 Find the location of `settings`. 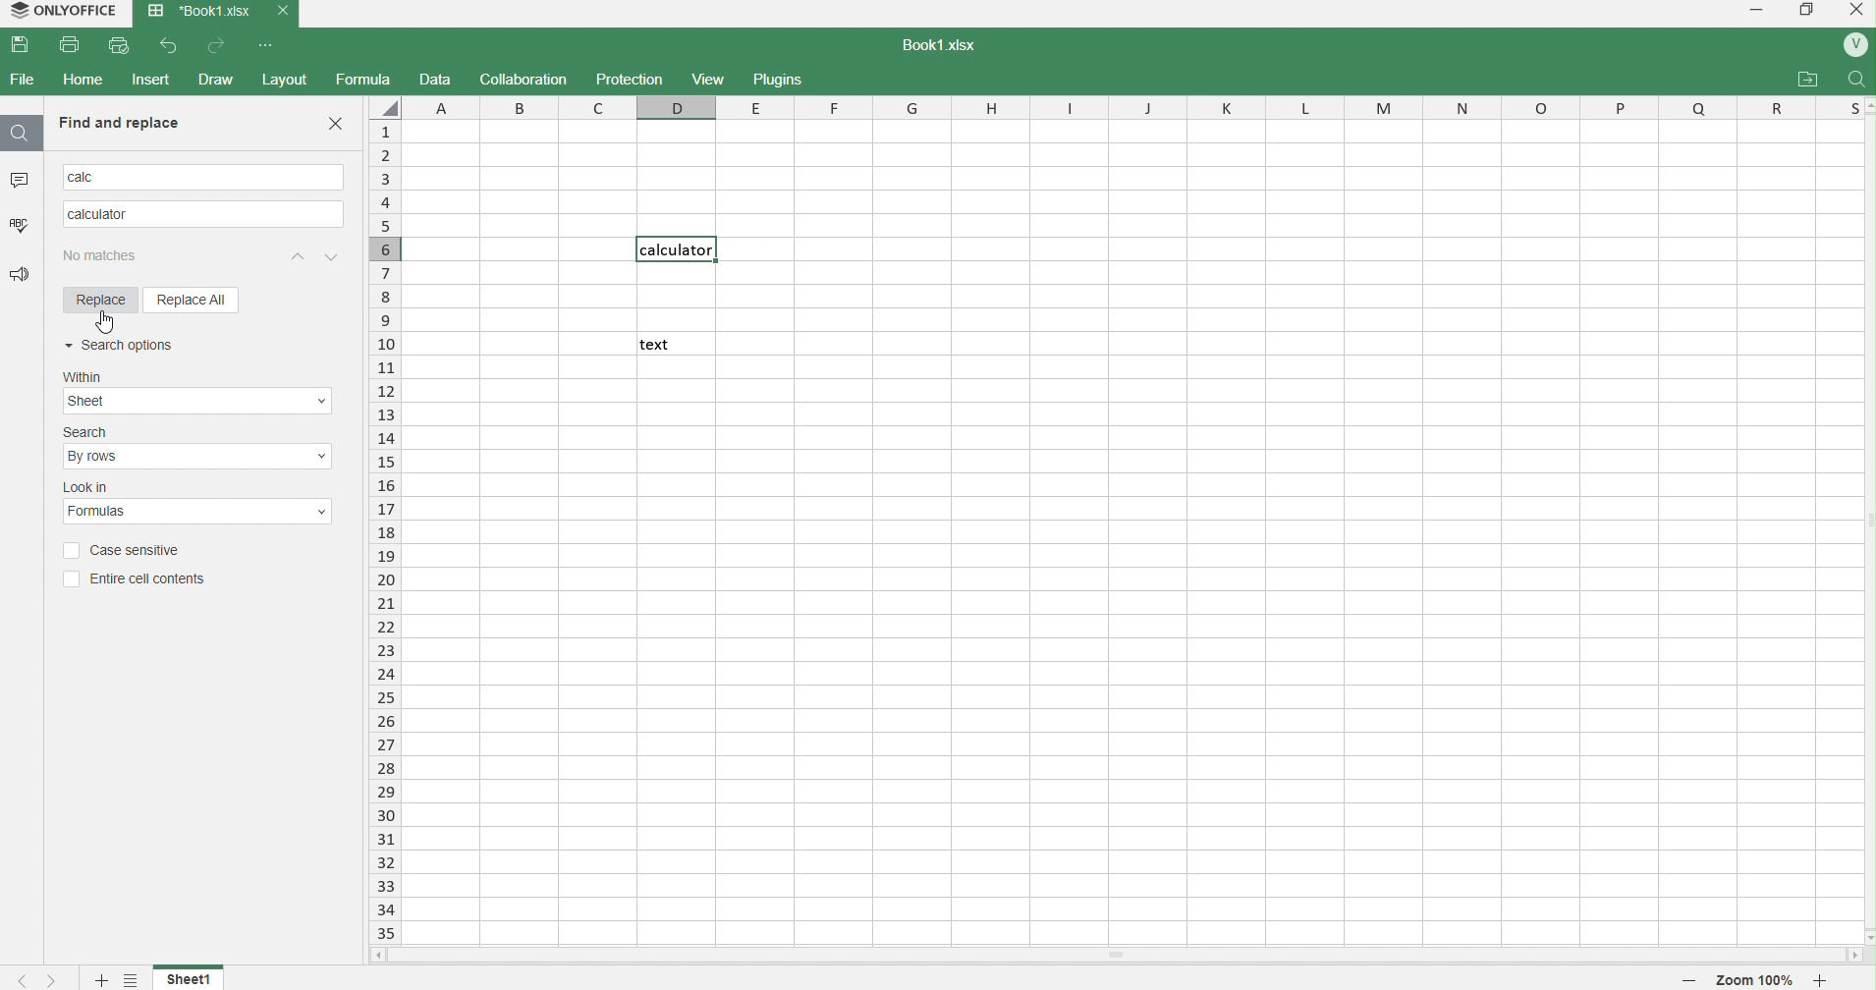

settings is located at coordinates (133, 977).